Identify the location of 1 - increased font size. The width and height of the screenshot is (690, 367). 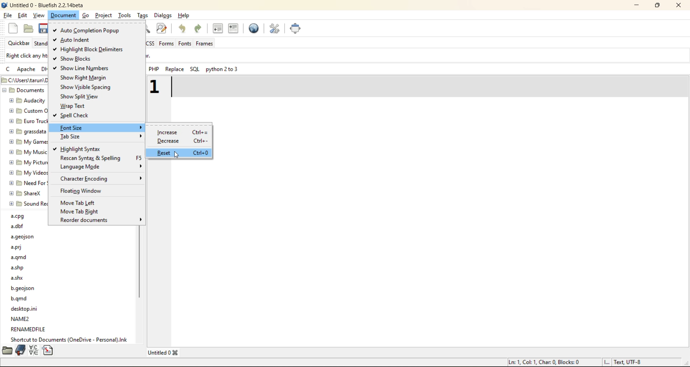
(158, 87).